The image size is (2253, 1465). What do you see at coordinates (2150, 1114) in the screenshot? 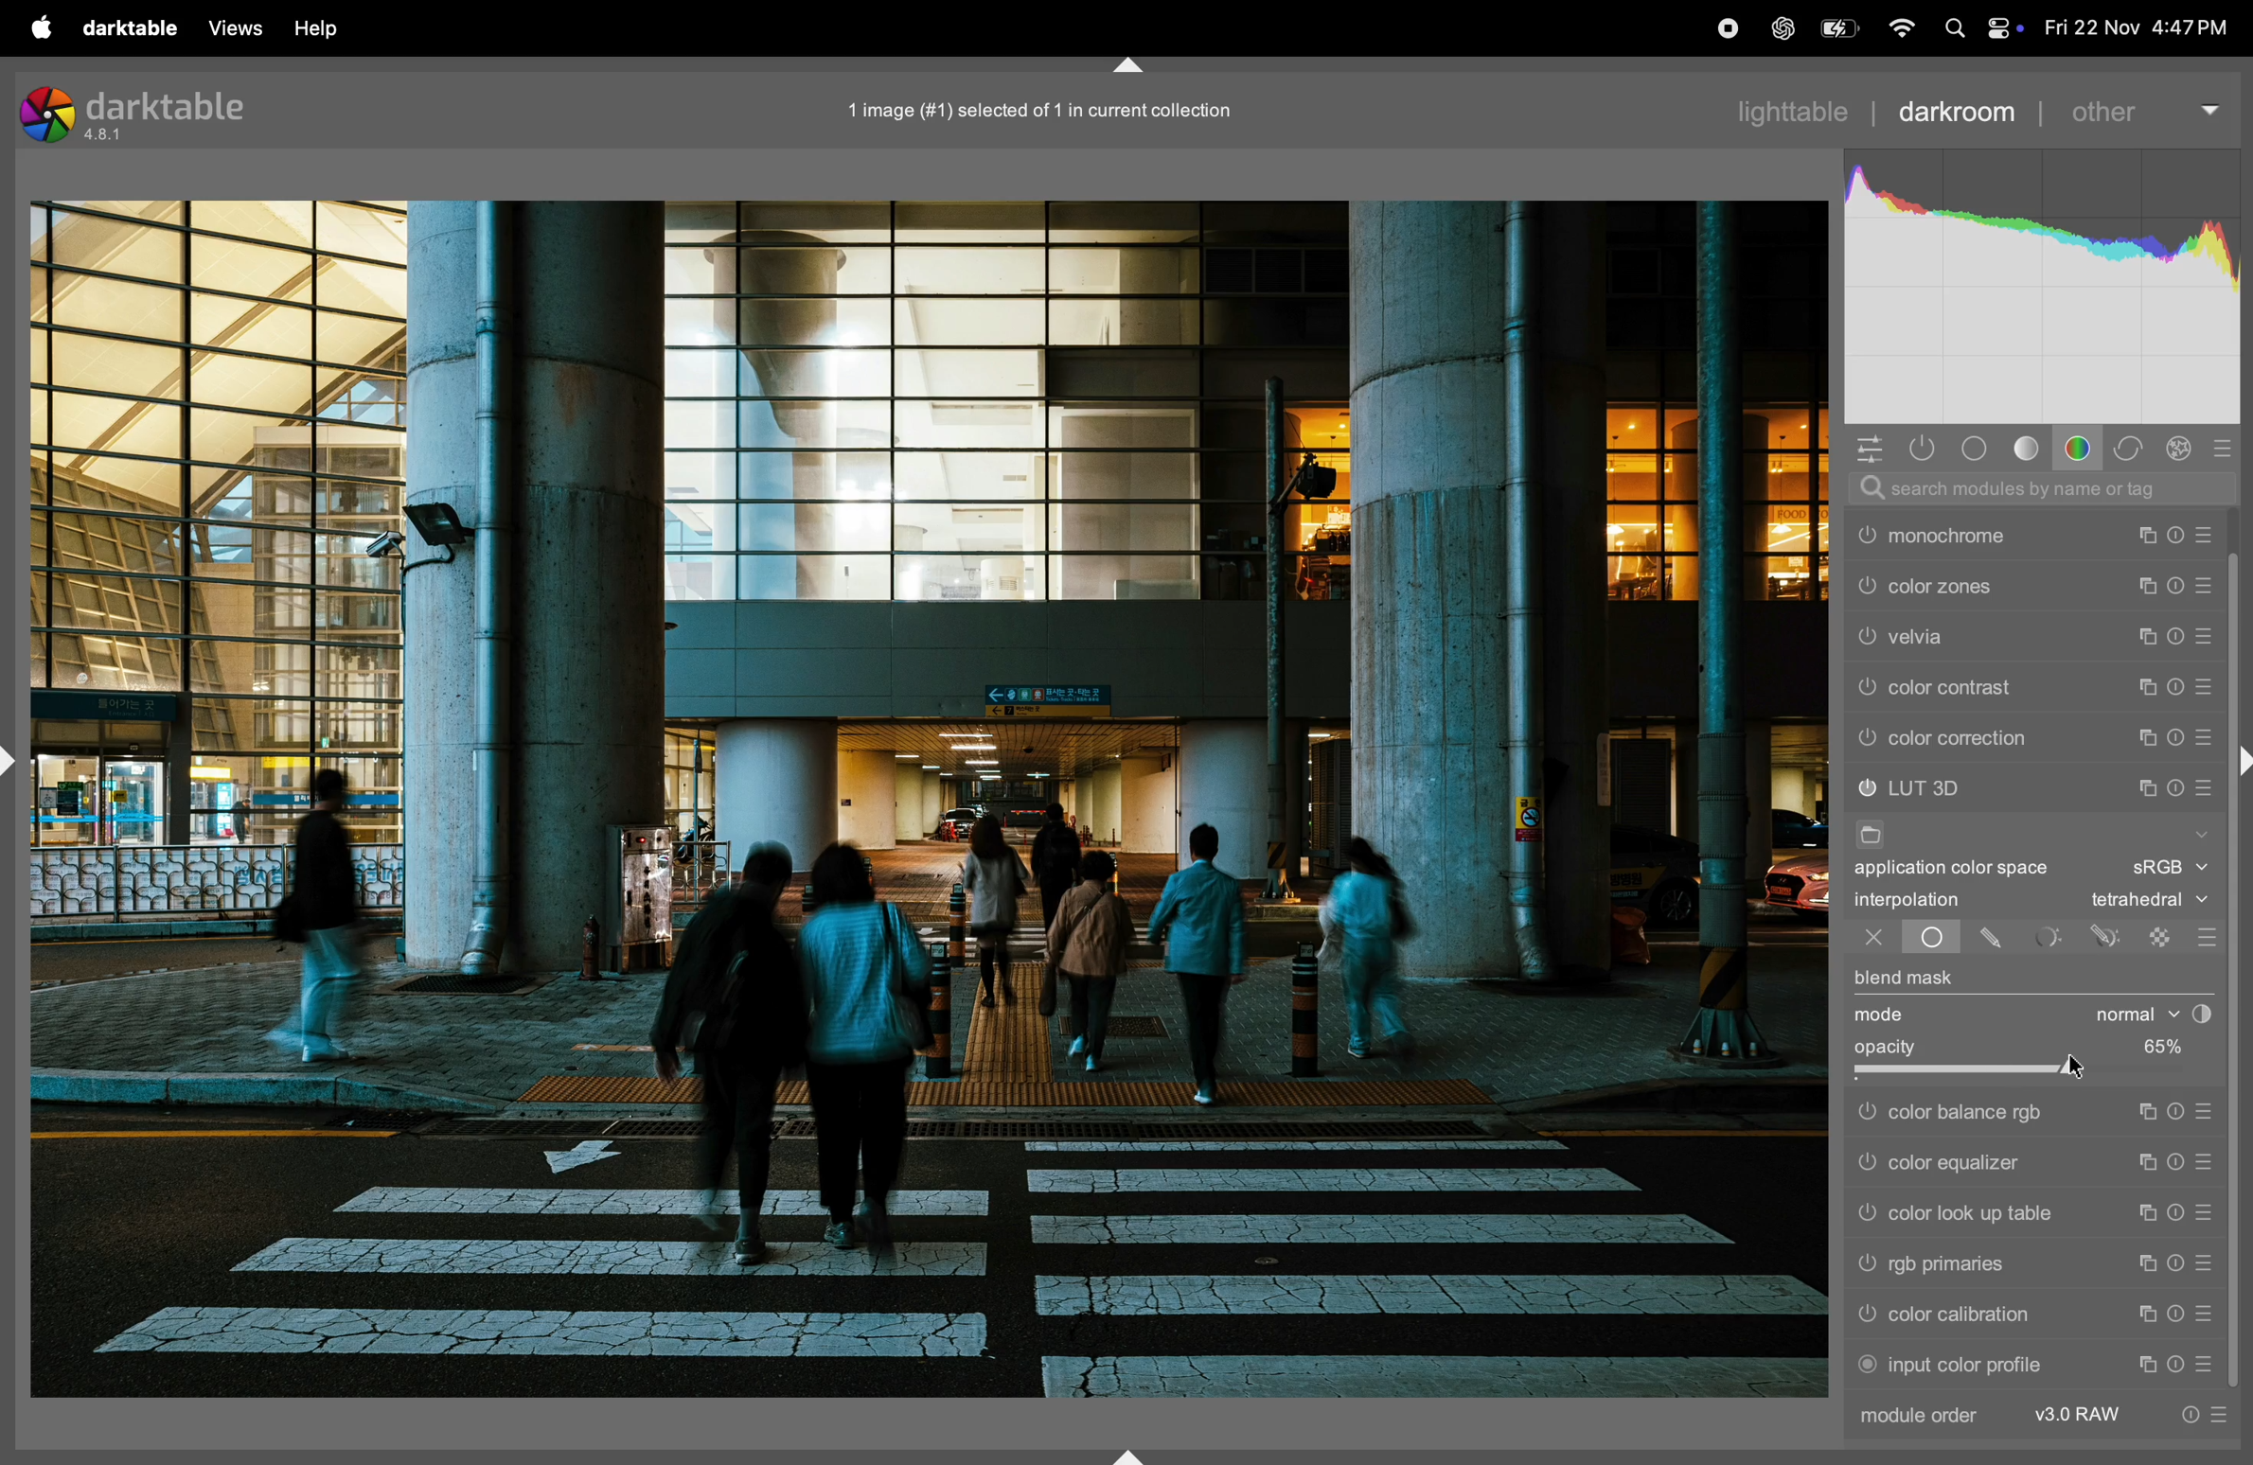
I see `multiple instance actions` at bounding box center [2150, 1114].